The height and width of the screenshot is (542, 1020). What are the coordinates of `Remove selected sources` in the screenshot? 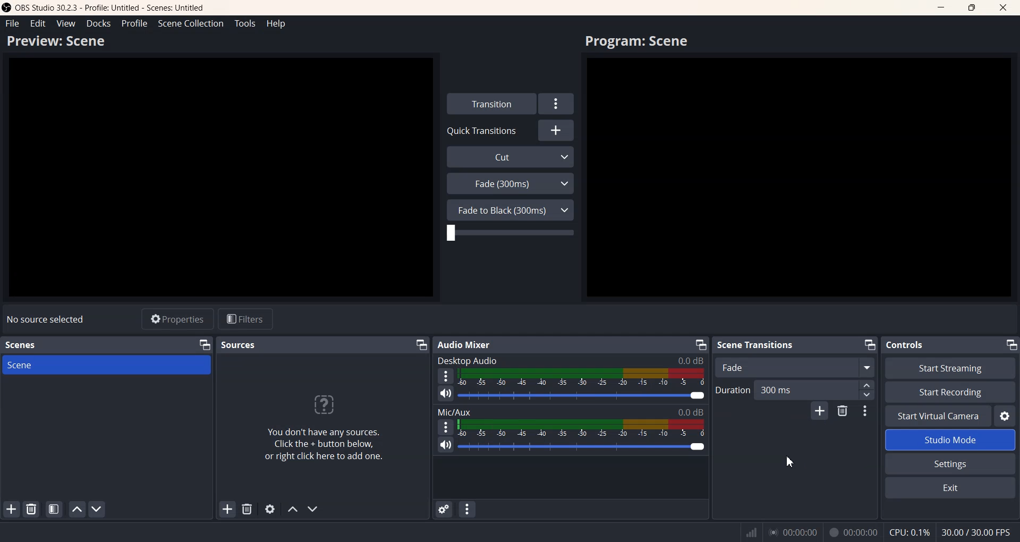 It's located at (248, 510).